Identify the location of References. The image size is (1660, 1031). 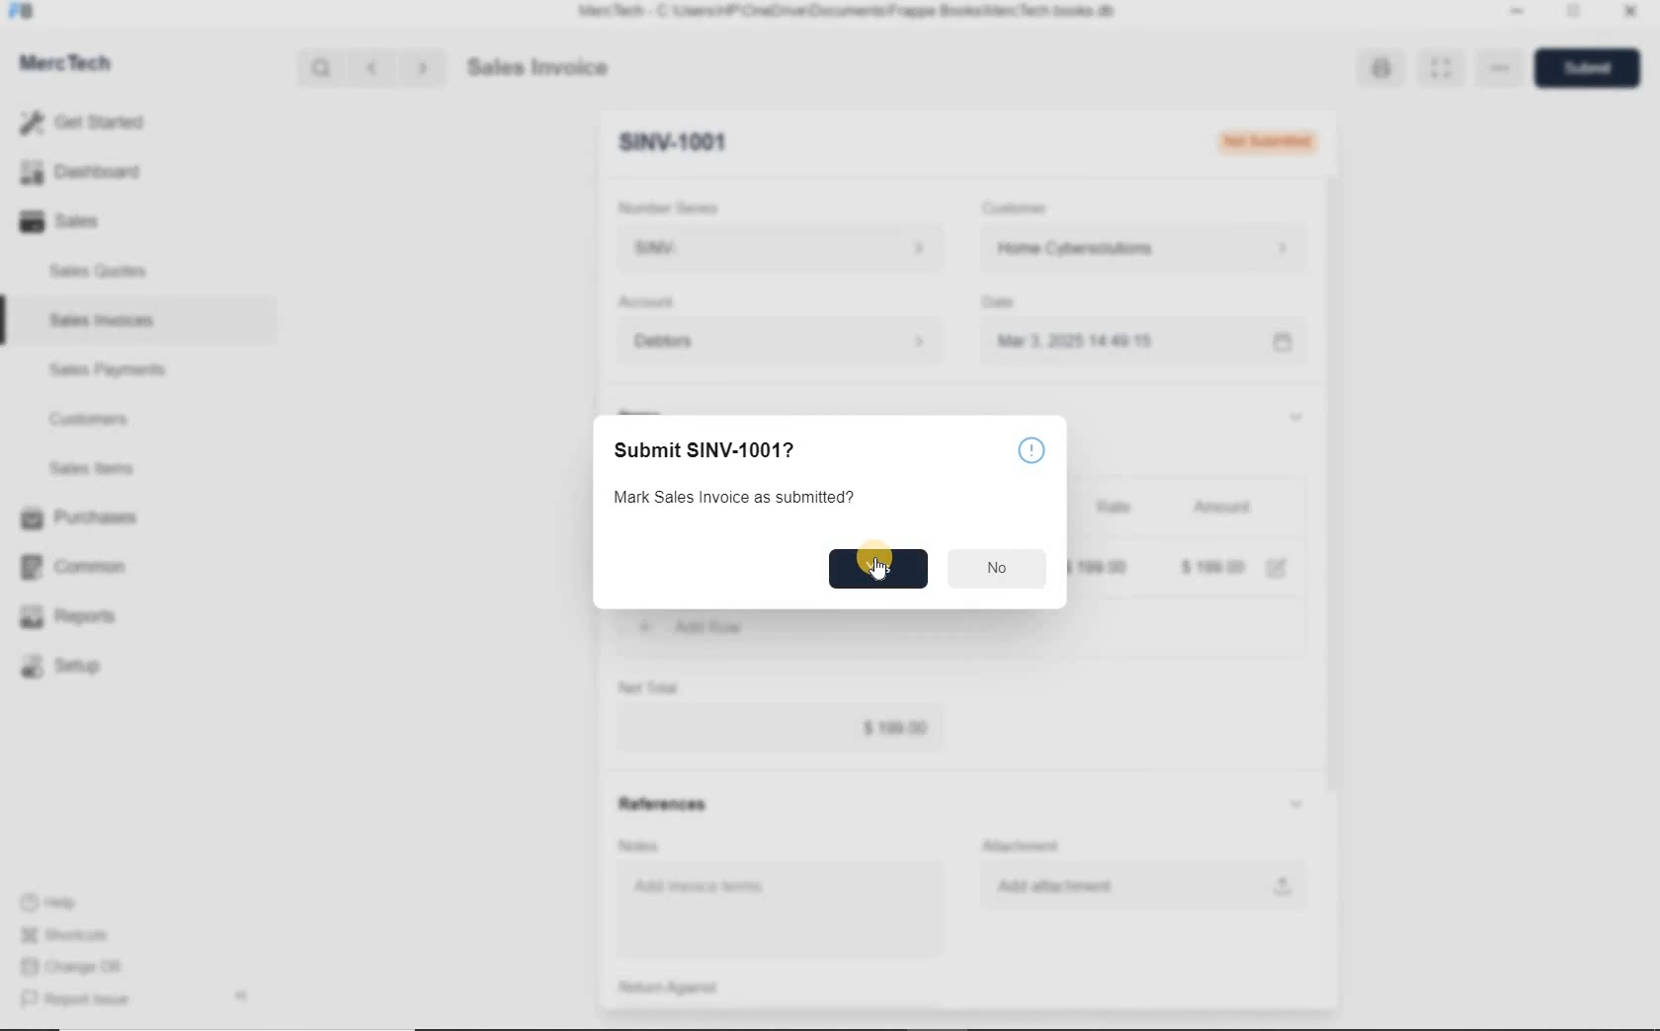
(661, 804).